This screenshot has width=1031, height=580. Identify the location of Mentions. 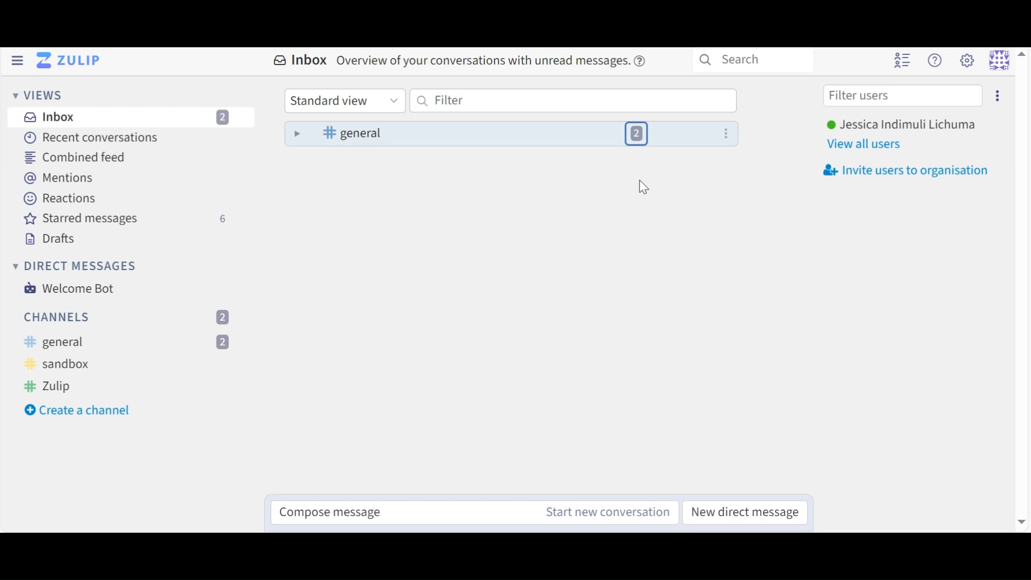
(60, 177).